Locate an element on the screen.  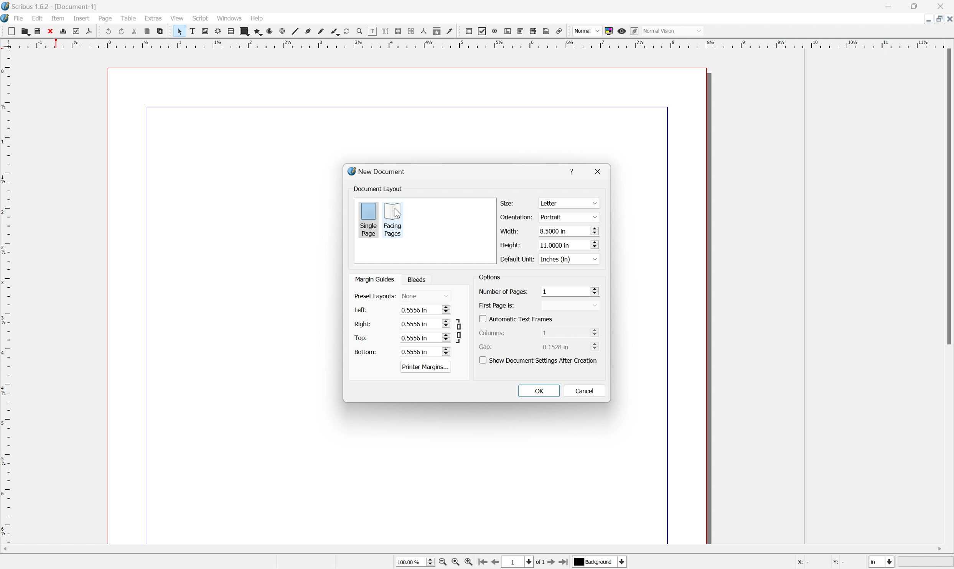
Table is located at coordinates (131, 20).